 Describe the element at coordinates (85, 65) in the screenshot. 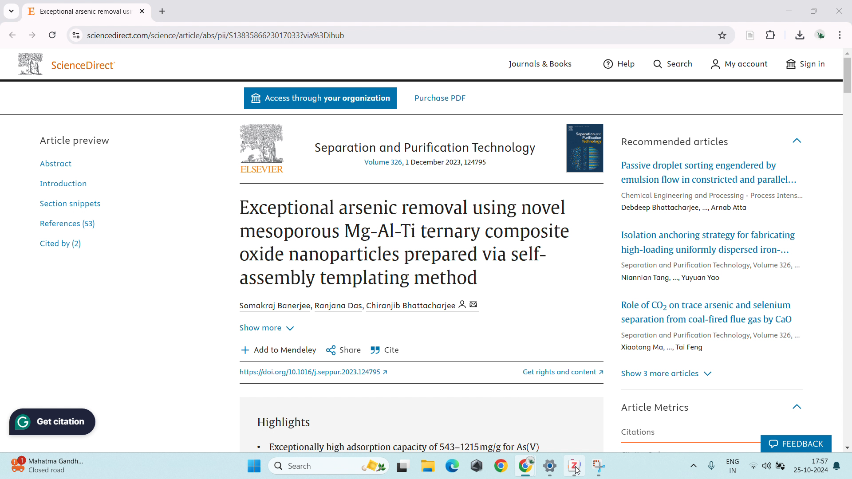

I see `ScienceDirect` at that location.